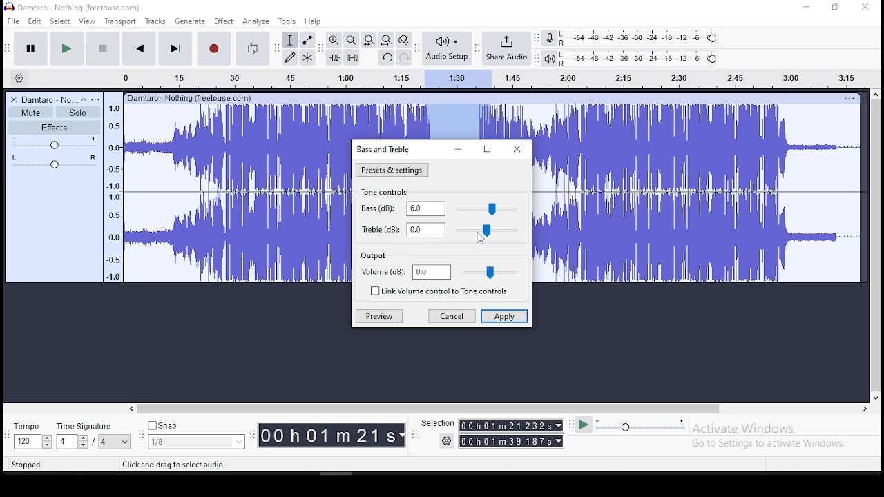  I want to click on 00Oh01m 21.232, so click(505, 425).